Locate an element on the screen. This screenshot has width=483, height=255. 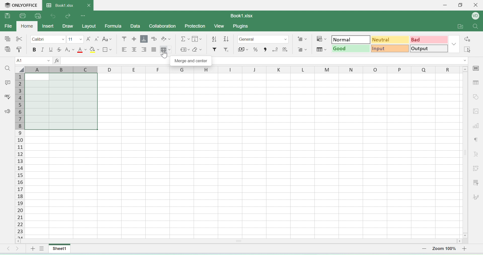
fill paint is located at coordinates (95, 49).